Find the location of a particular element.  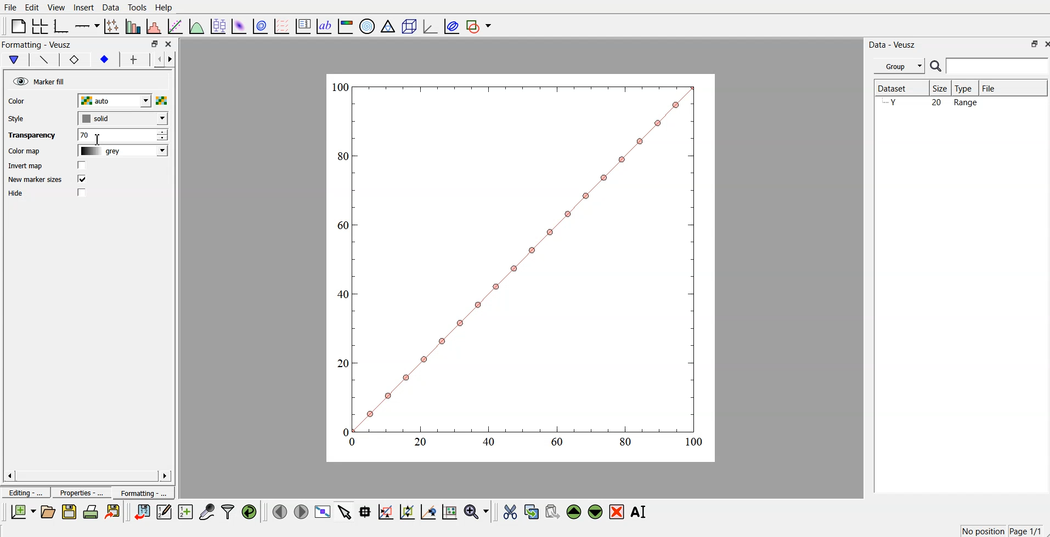

auto is located at coordinates (121, 101).